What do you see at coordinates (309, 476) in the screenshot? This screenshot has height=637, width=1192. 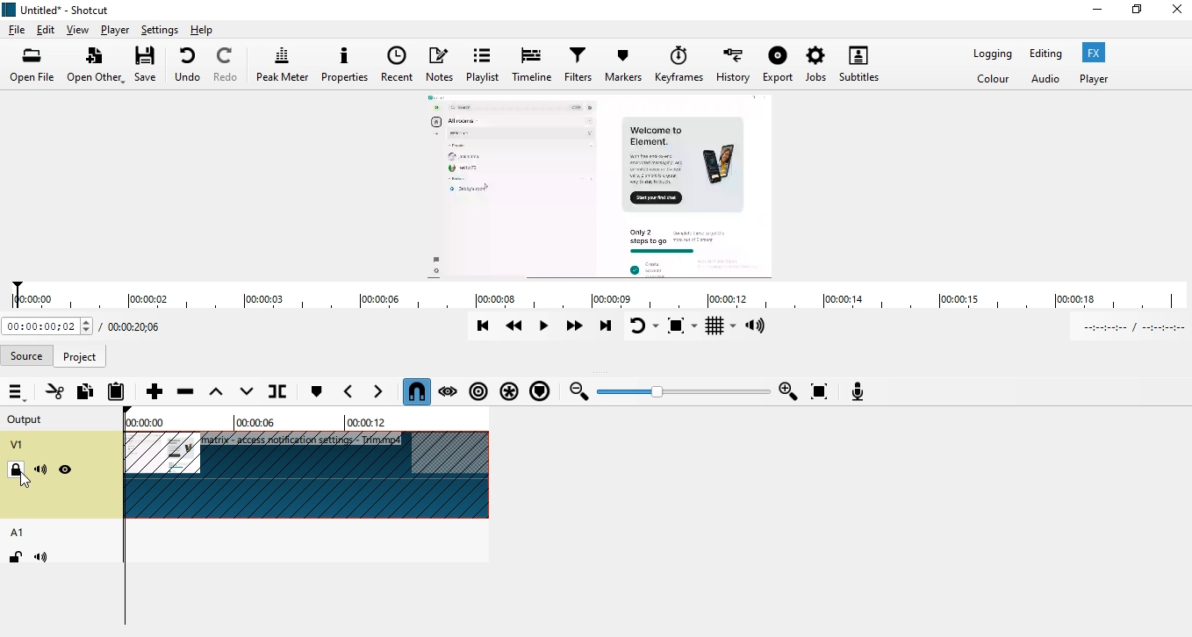 I see `locked video` at bounding box center [309, 476].